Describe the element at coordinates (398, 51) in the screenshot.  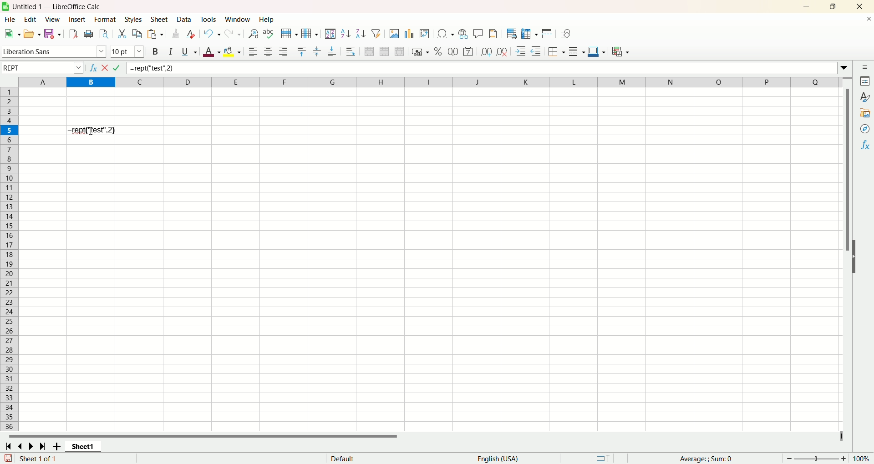
I see `unmerge cells` at that location.